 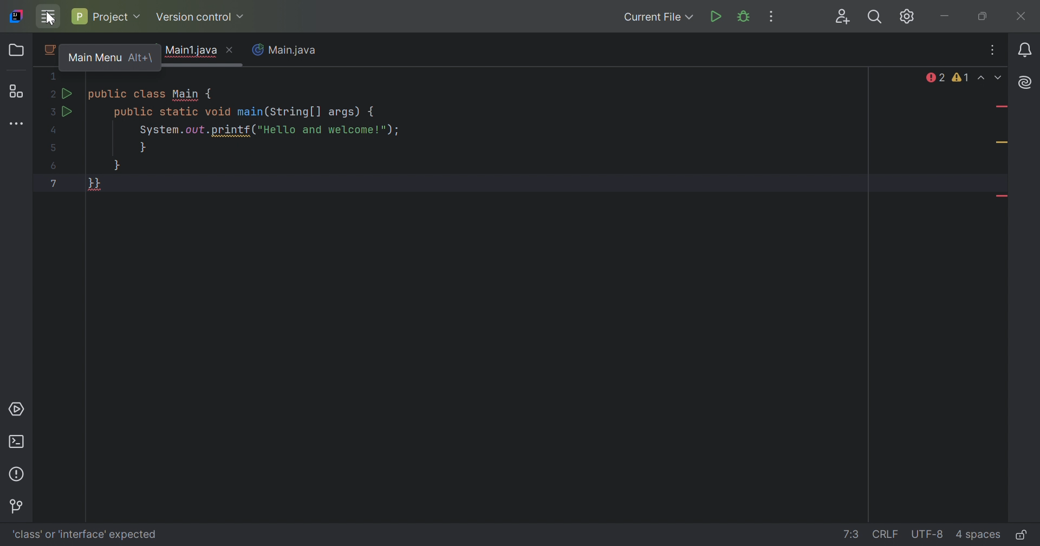 What do you see at coordinates (1025, 51) in the screenshot?
I see `Notifications` at bounding box center [1025, 51].